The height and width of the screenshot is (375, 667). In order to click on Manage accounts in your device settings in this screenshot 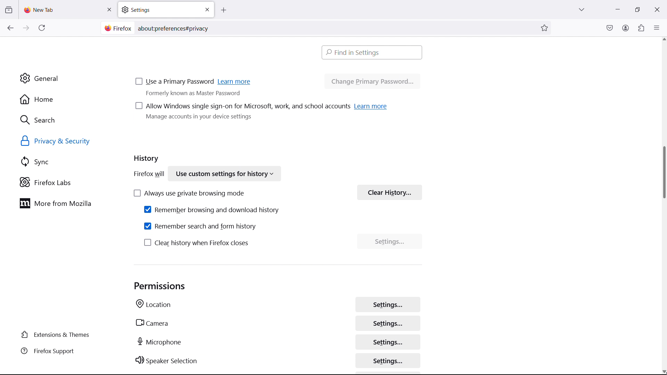, I will do `click(201, 119)`.